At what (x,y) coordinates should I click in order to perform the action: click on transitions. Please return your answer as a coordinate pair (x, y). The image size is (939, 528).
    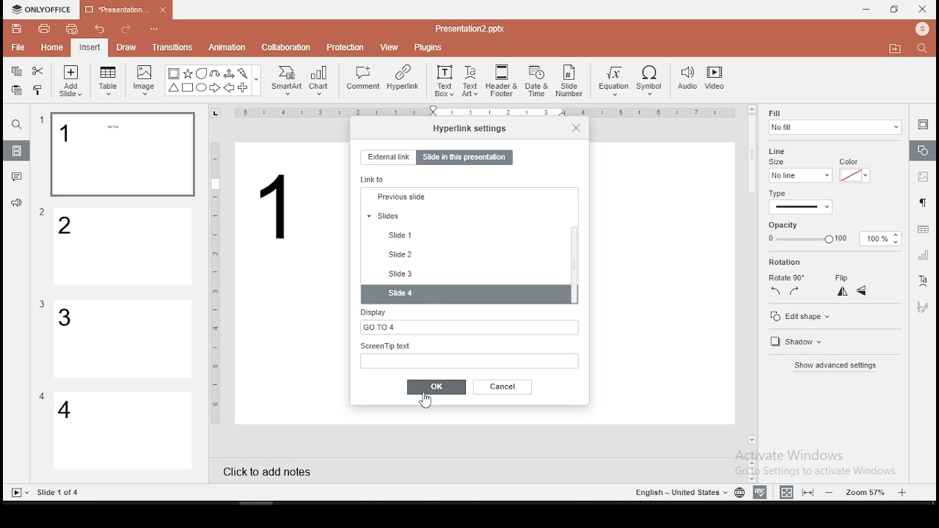
    Looking at the image, I should click on (172, 47).